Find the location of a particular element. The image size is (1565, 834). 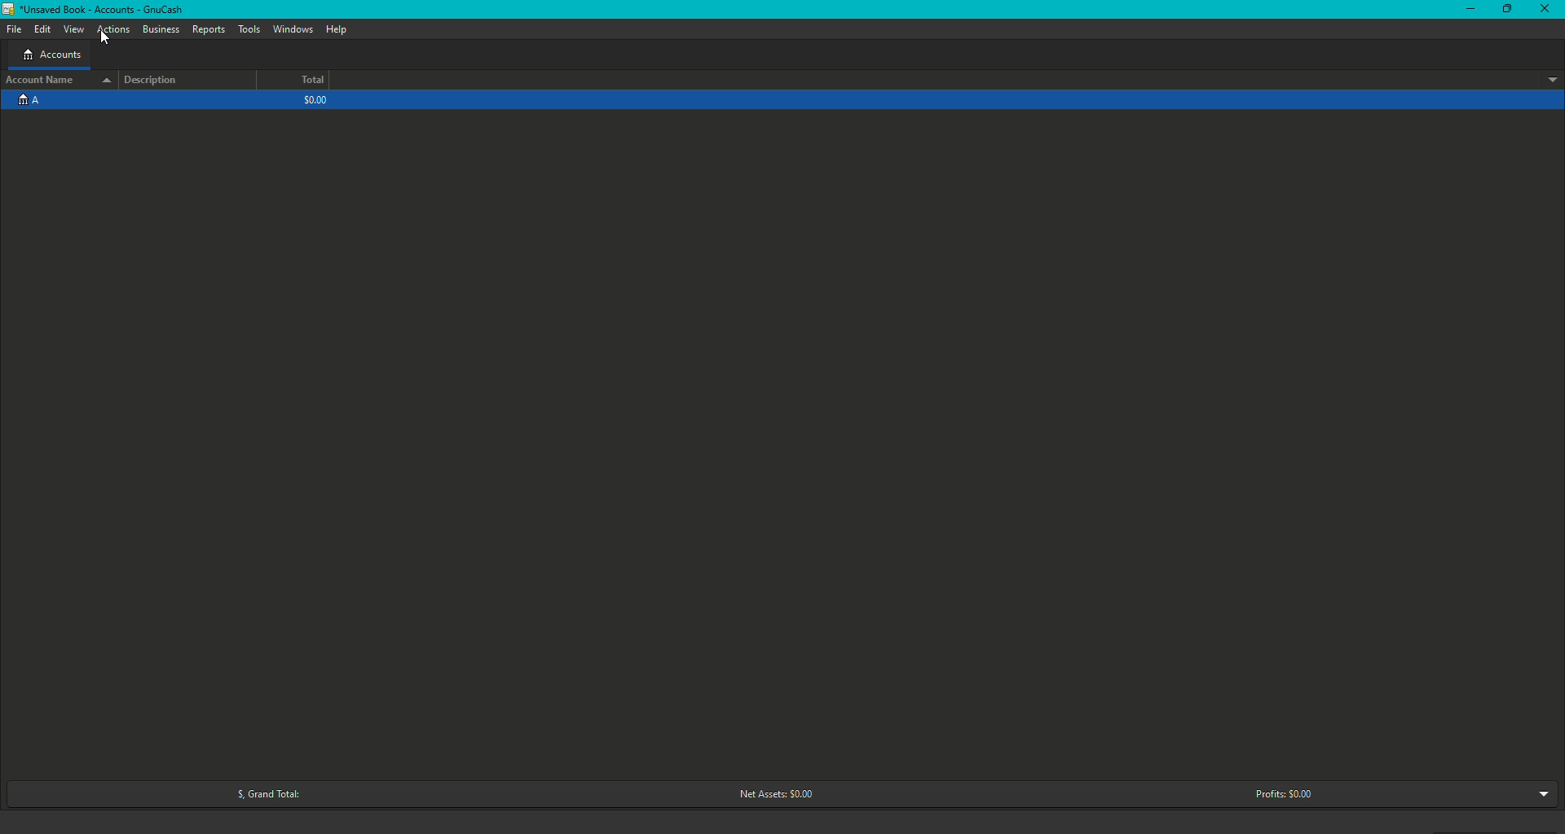

Edit is located at coordinates (42, 31).